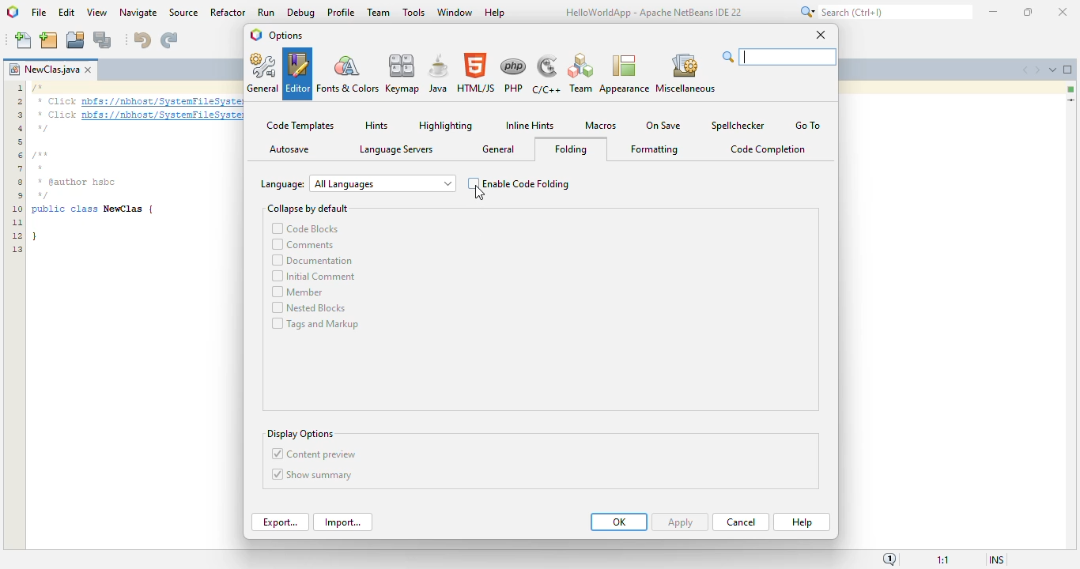  What do you see at coordinates (228, 12) in the screenshot?
I see `refactor` at bounding box center [228, 12].